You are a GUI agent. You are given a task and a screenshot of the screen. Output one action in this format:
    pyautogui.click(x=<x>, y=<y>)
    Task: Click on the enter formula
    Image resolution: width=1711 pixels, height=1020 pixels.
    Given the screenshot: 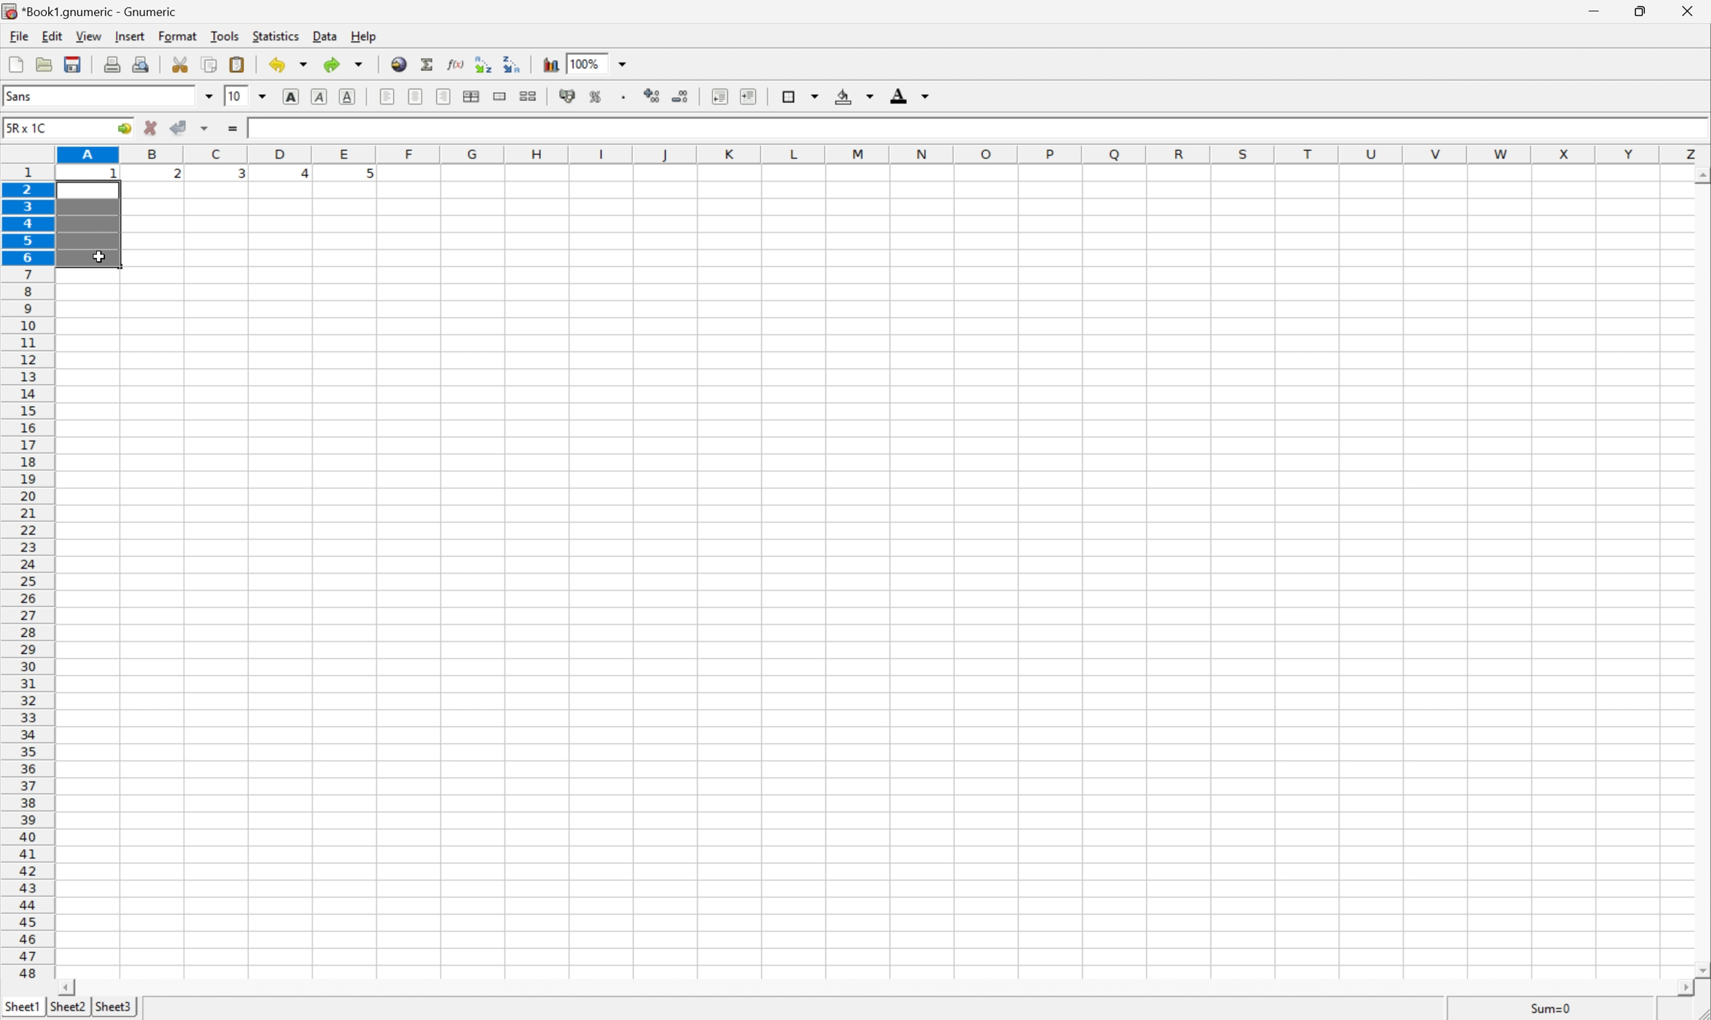 What is the action you would take?
    pyautogui.click(x=232, y=129)
    